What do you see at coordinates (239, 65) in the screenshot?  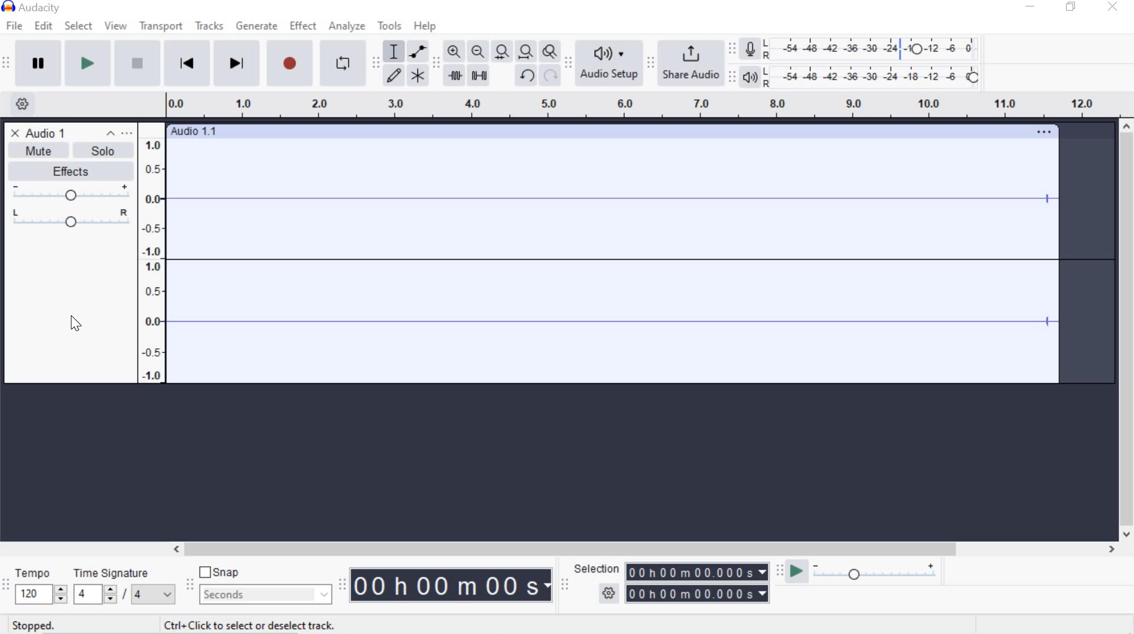 I see `Skip to End` at bounding box center [239, 65].